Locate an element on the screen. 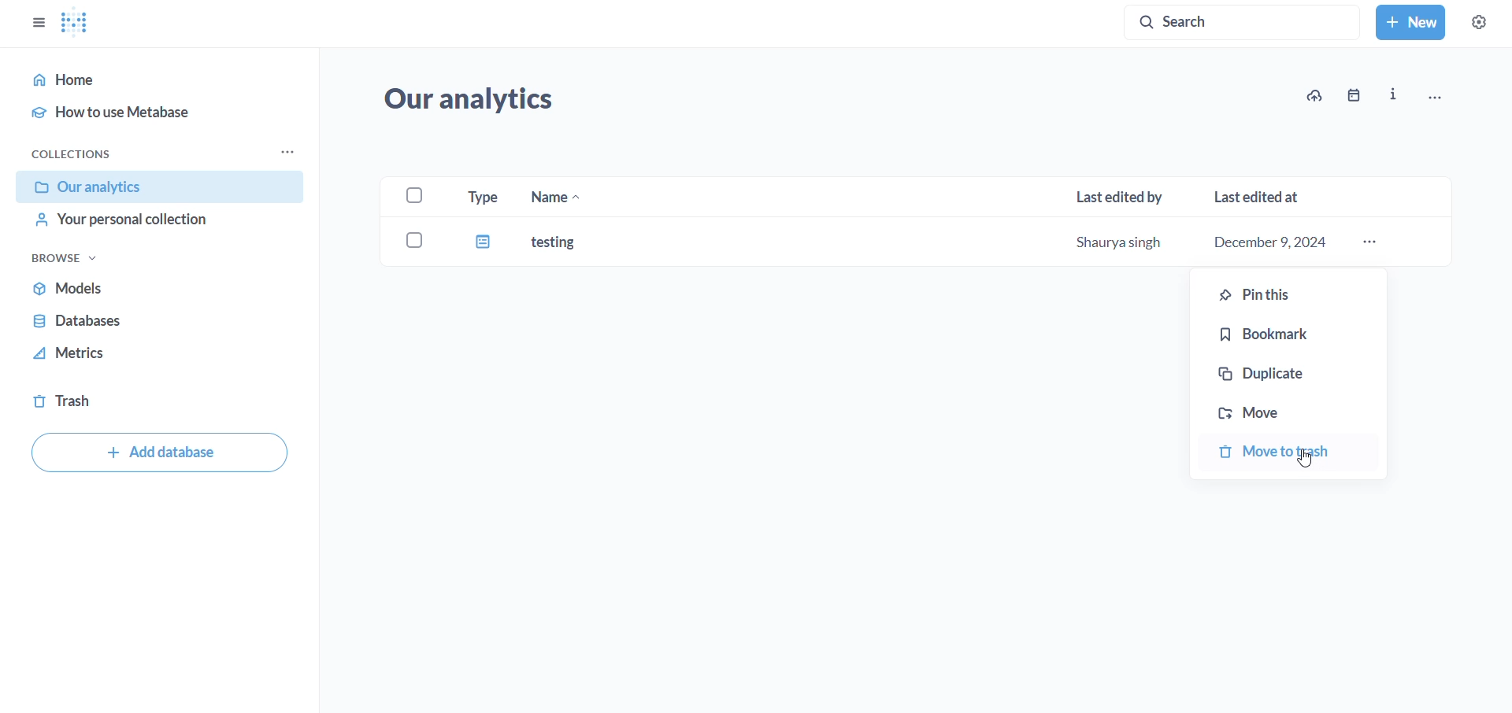  trash is located at coordinates (124, 398).